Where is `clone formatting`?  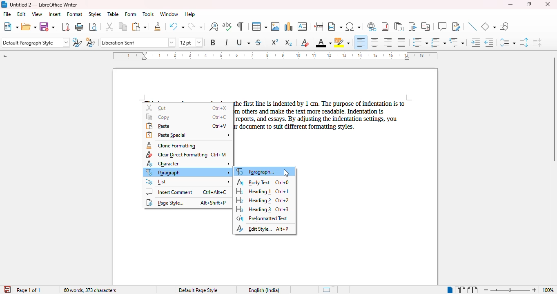
clone formatting is located at coordinates (157, 27).